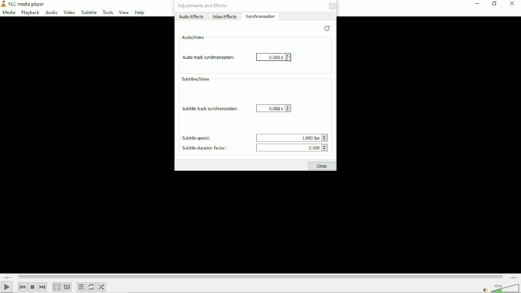 Image resolution: width=521 pixels, height=293 pixels. What do you see at coordinates (31, 13) in the screenshot?
I see `Playback` at bounding box center [31, 13].